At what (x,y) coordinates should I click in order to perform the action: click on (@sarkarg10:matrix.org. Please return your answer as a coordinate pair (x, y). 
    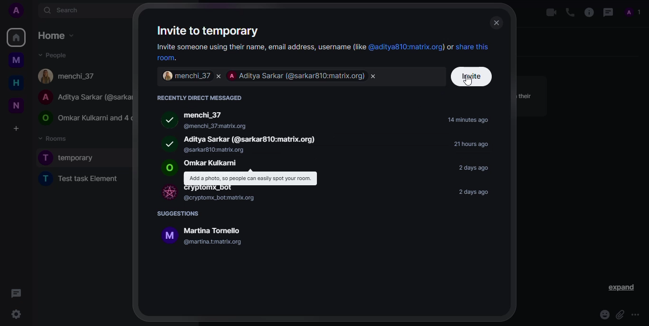
    Looking at the image, I should click on (217, 150).